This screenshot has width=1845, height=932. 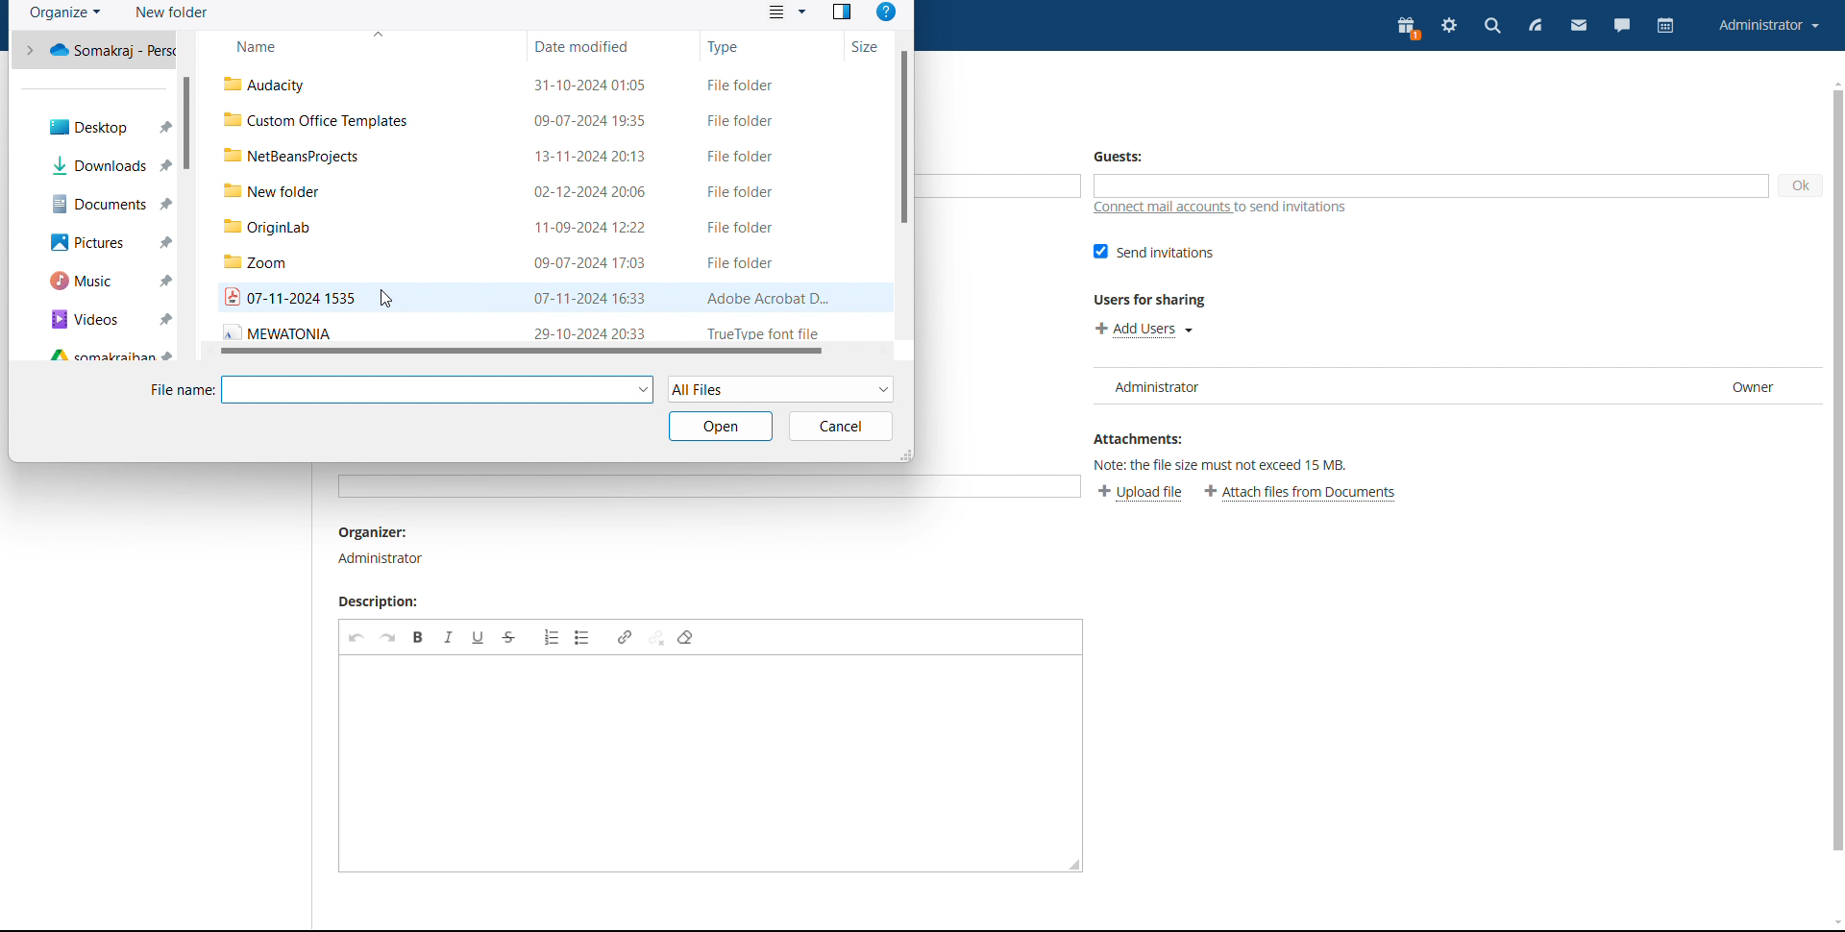 I want to click on , so click(x=717, y=429).